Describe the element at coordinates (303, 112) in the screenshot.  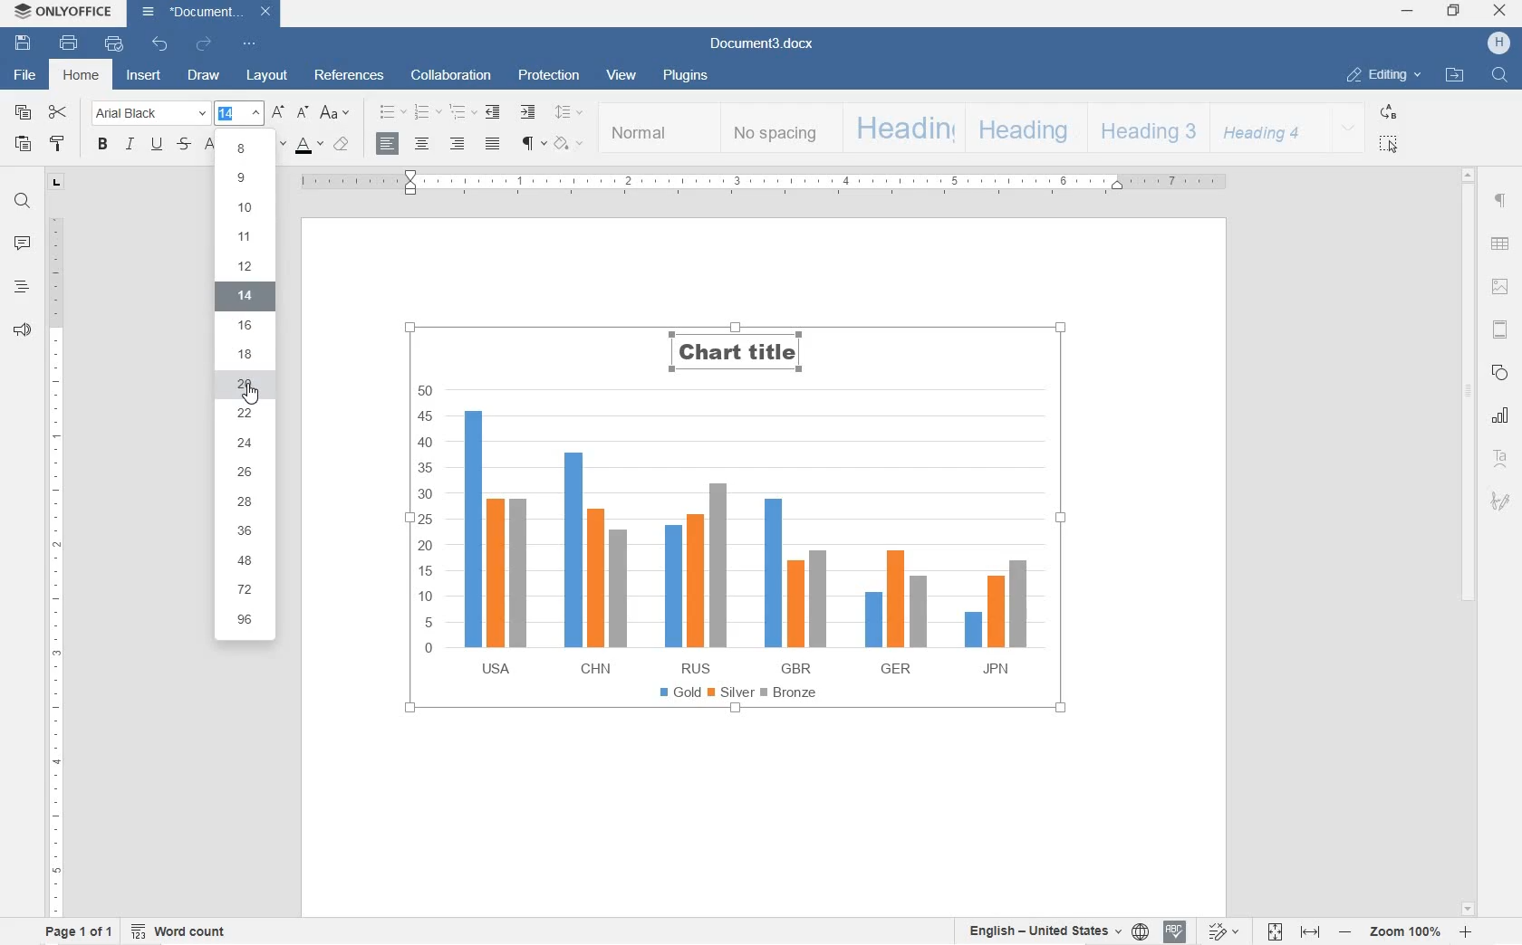
I see `DECREMENT FONT SIZE` at that location.